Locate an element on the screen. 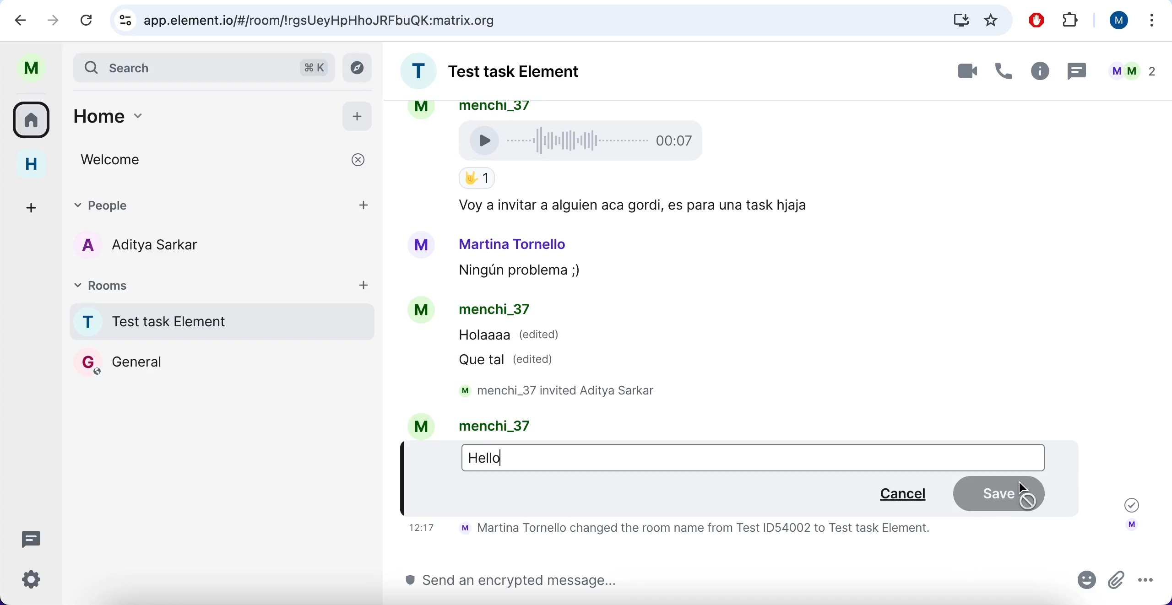  add is located at coordinates (366, 204).